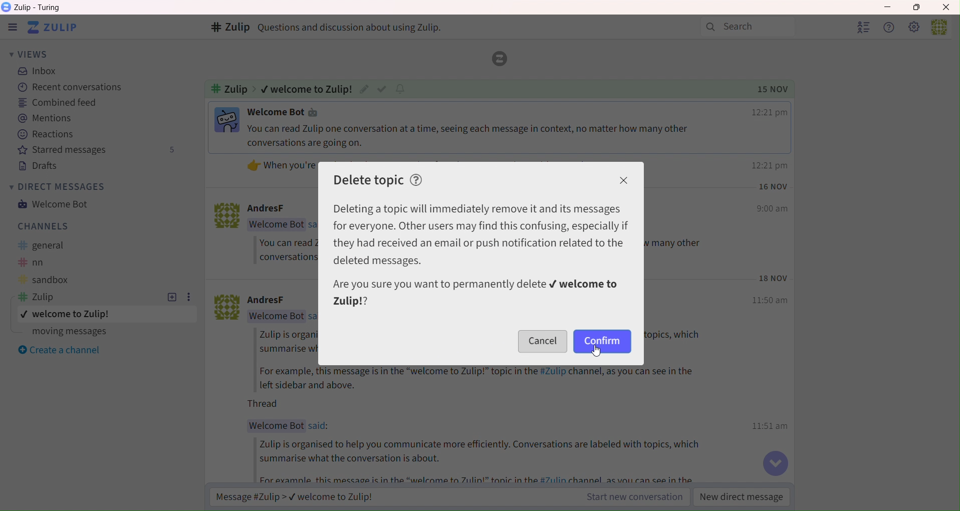  What do you see at coordinates (281, 208) in the screenshot?
I see `Text` at bounding box center [281, 208].